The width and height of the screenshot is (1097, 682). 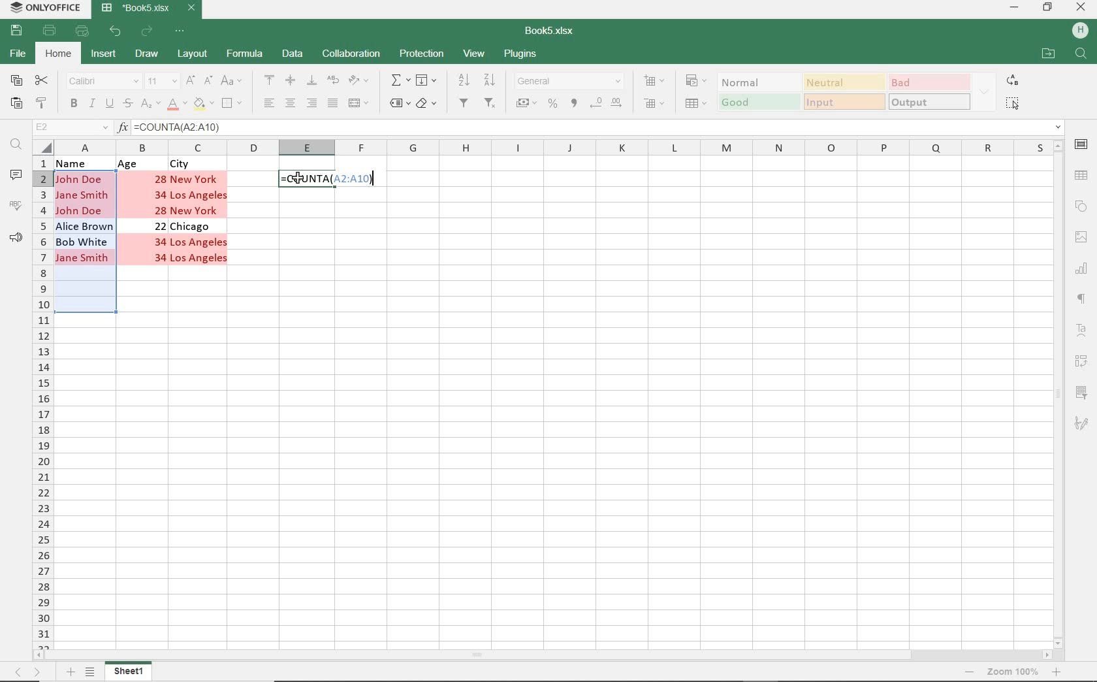 What do you see at coordinates (550, 28) in the screenshot?
I see `DOCUMENT NAME` at bounding box center [550, 28].